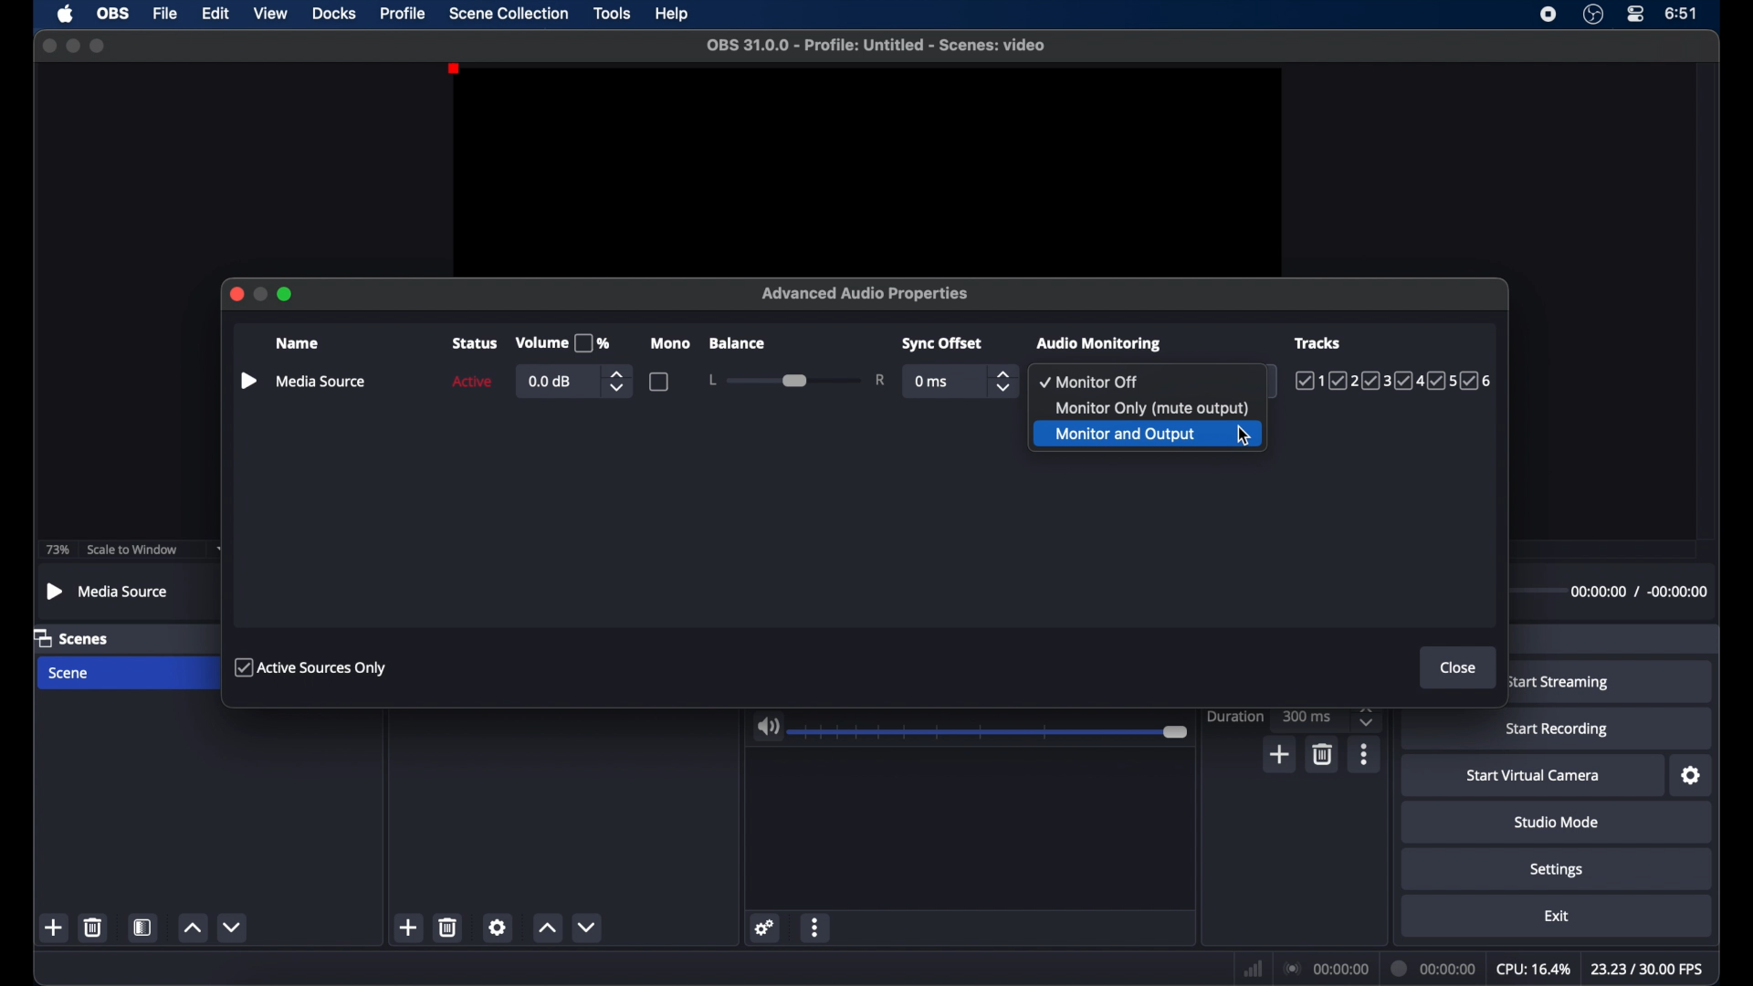 The image size is (1753, 986). Describe the element at coordinates (1152, 409) in the screenshot. I see `monitor only (mute output)` at that location.